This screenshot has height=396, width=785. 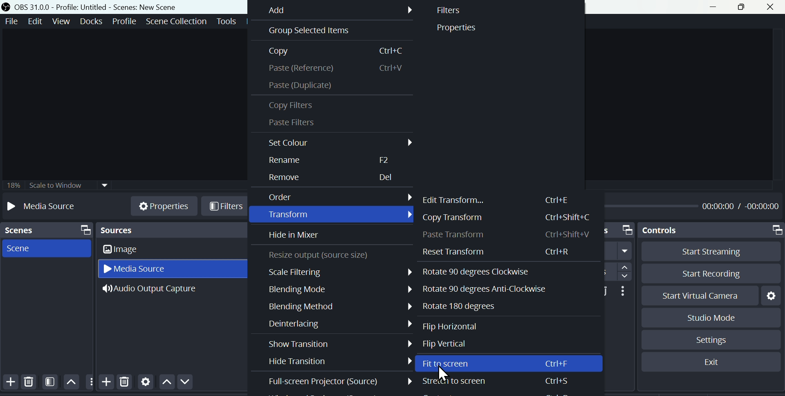 What do you see at coordinates (497, 200) in the screenshot?
I see `Edit transform` at bounding box center [497, 200].